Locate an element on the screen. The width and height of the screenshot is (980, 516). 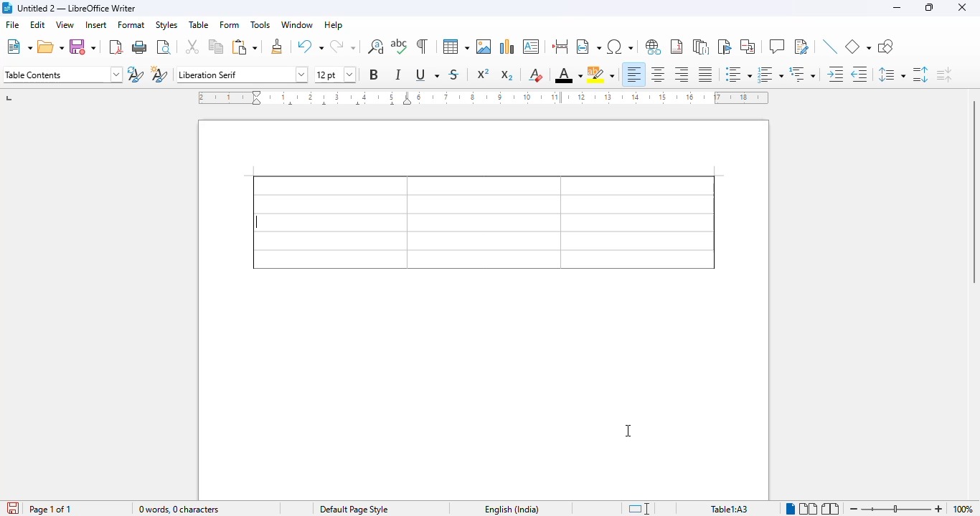
vertical scroll bar is located at coordinates (971, 190).